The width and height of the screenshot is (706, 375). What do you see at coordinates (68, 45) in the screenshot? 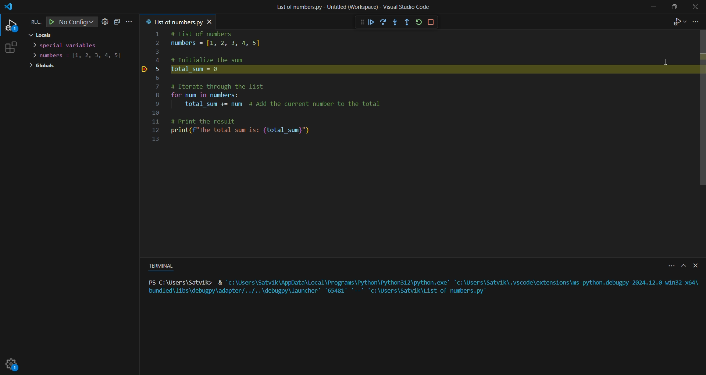
I see `special variables` at bounding box center [68, 45].